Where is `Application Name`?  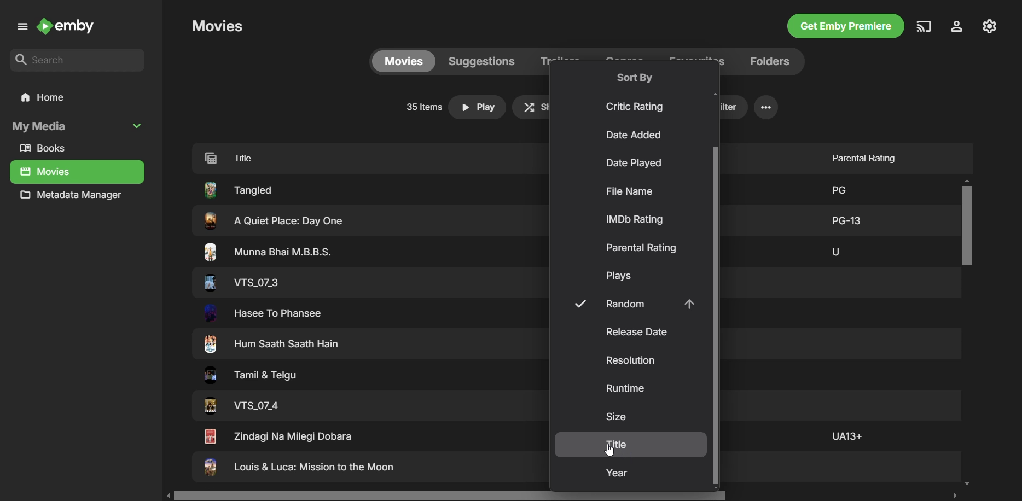 Application Name is located at coordinates (69, 27).